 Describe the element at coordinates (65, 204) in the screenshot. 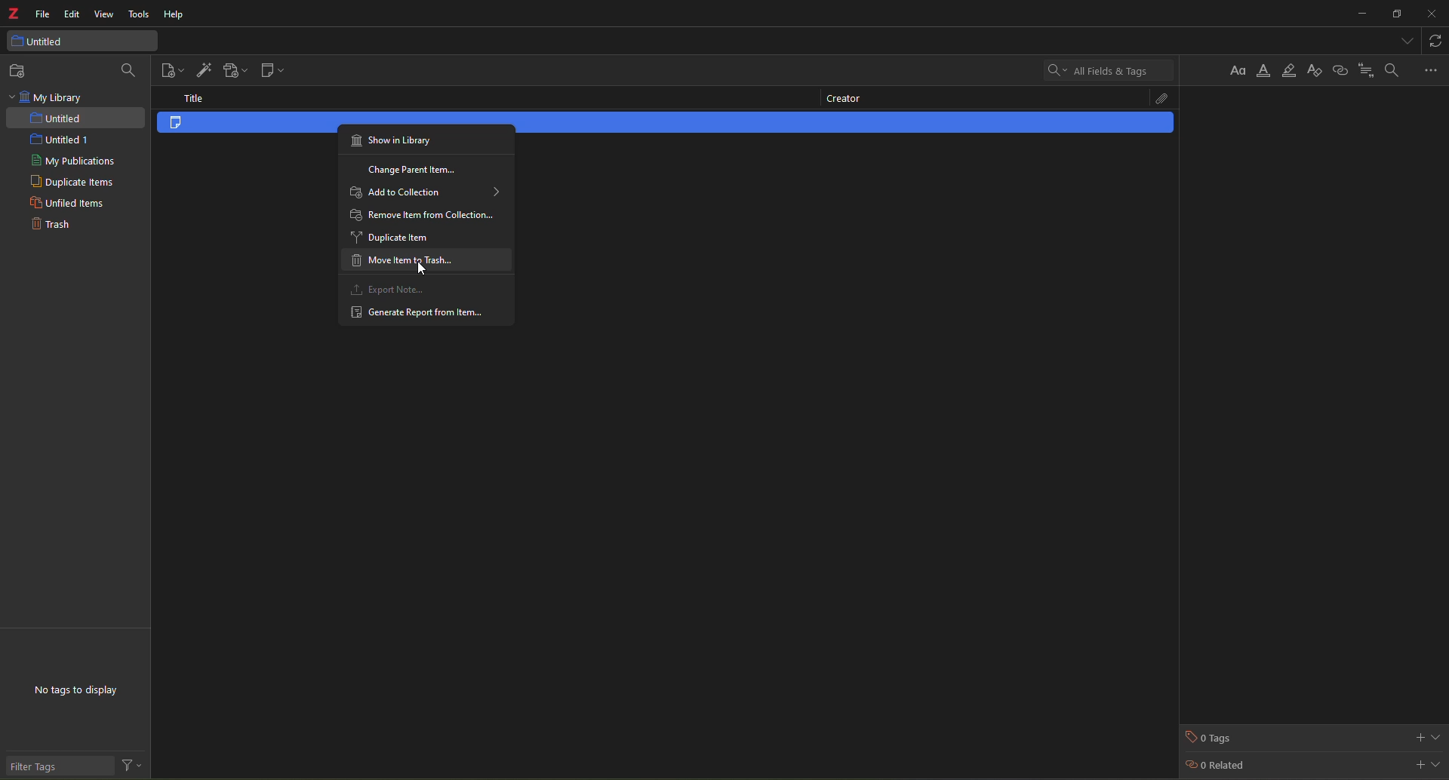

I see `unfiled items` at that location.